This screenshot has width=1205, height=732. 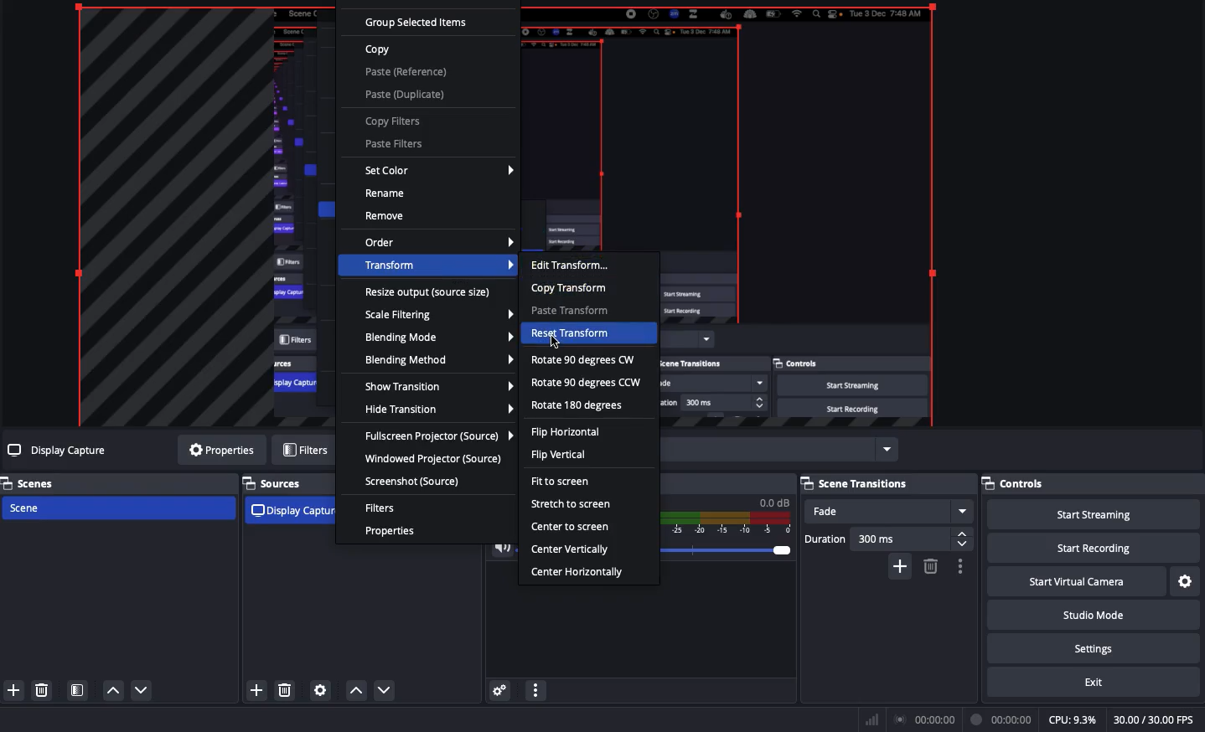 I want to click on Paste transform, so click(x=570, y=312).